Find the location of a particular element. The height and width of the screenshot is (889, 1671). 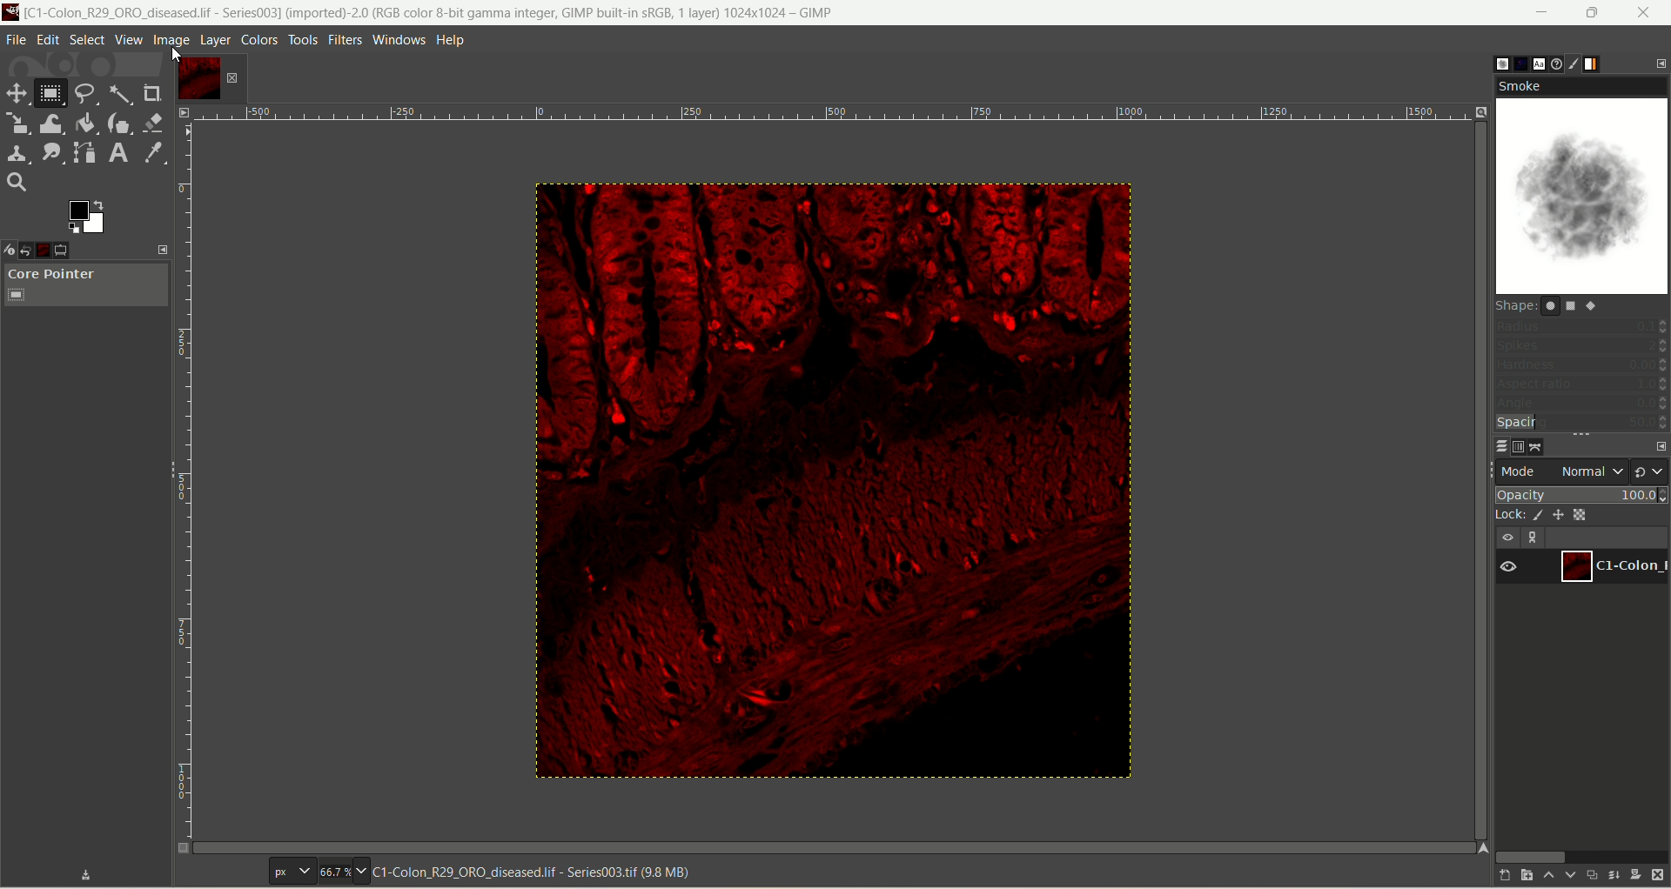

lower this layer one step is located at coordinates (1570, 877).